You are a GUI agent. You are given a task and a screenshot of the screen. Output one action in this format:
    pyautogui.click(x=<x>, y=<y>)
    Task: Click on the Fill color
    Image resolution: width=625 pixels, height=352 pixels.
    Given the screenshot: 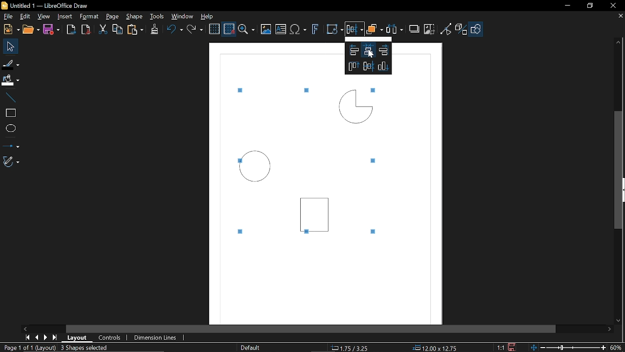 What is the action you would take?
    pyautogui.click(x=10, y=80)
    